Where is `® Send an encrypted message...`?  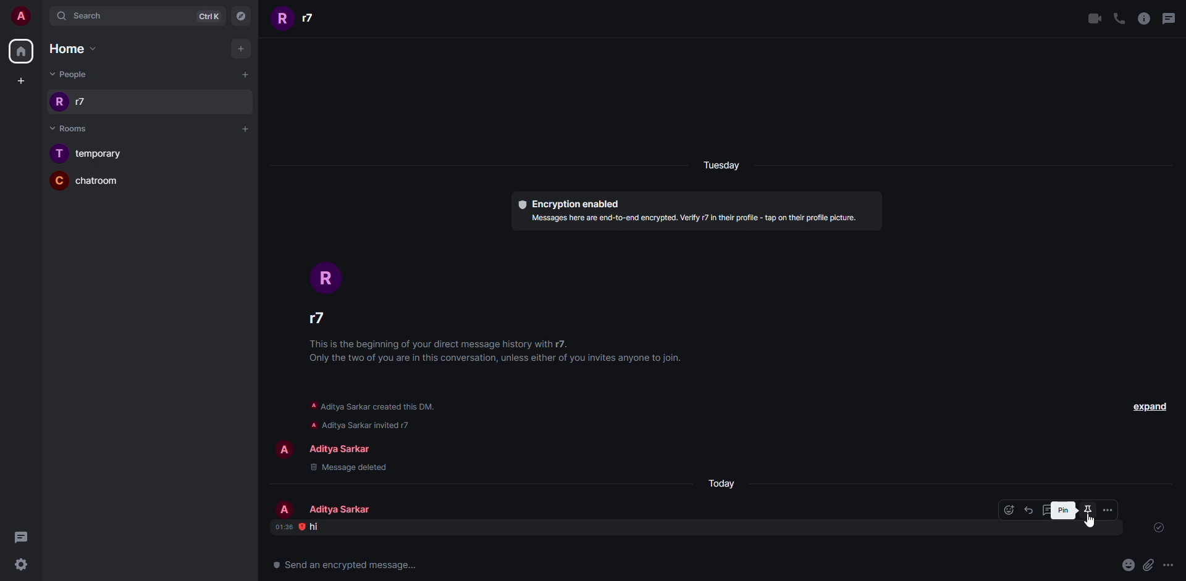
® Send an encrypted message... is located at coordinates (342, 564).